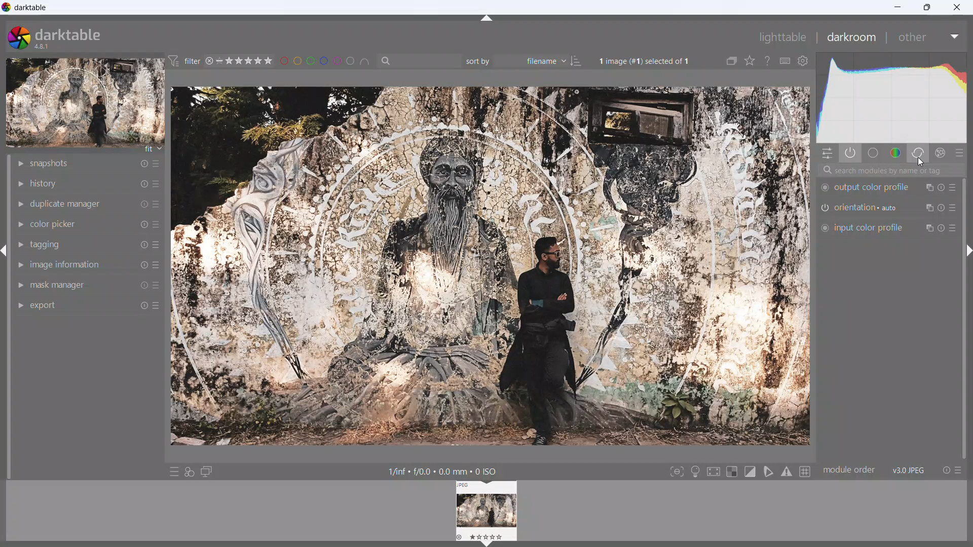 Image resolution: width=973 pixels, height=547 pixels. I want to click on click to change the type of overlays shown on thumbnails, so click(750, 61).